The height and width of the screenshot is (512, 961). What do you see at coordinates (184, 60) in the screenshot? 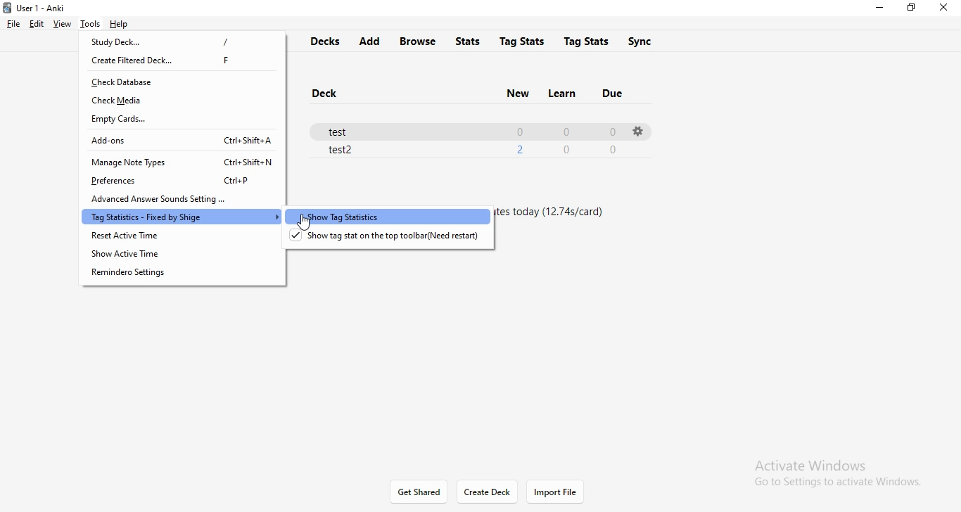
I see `create filtered deck` at bounding box center [184, 60].